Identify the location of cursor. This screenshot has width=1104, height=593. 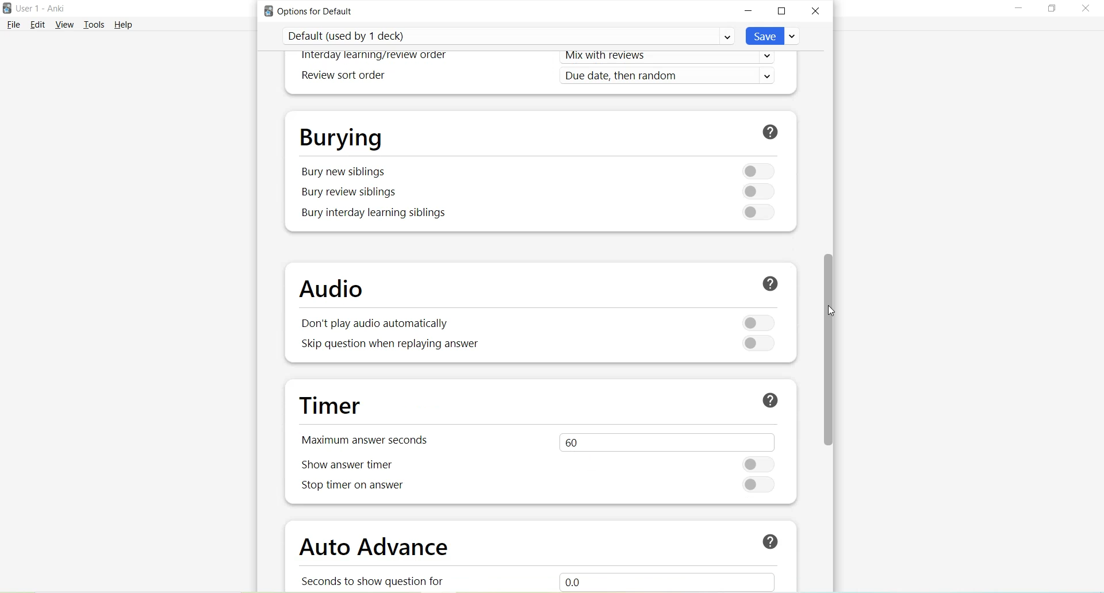
(829, 310).